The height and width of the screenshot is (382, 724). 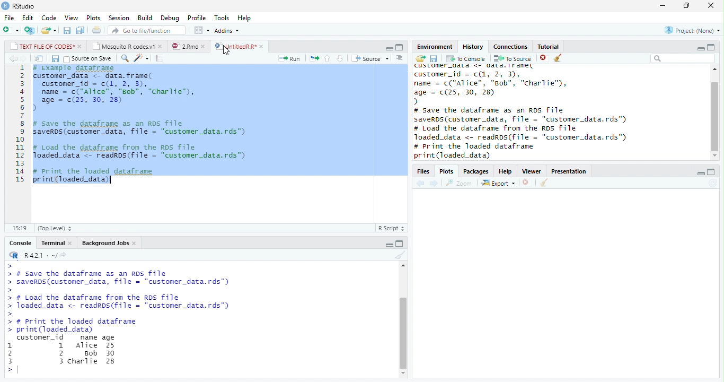 I want to click on close file, so click(x=545, y=58).